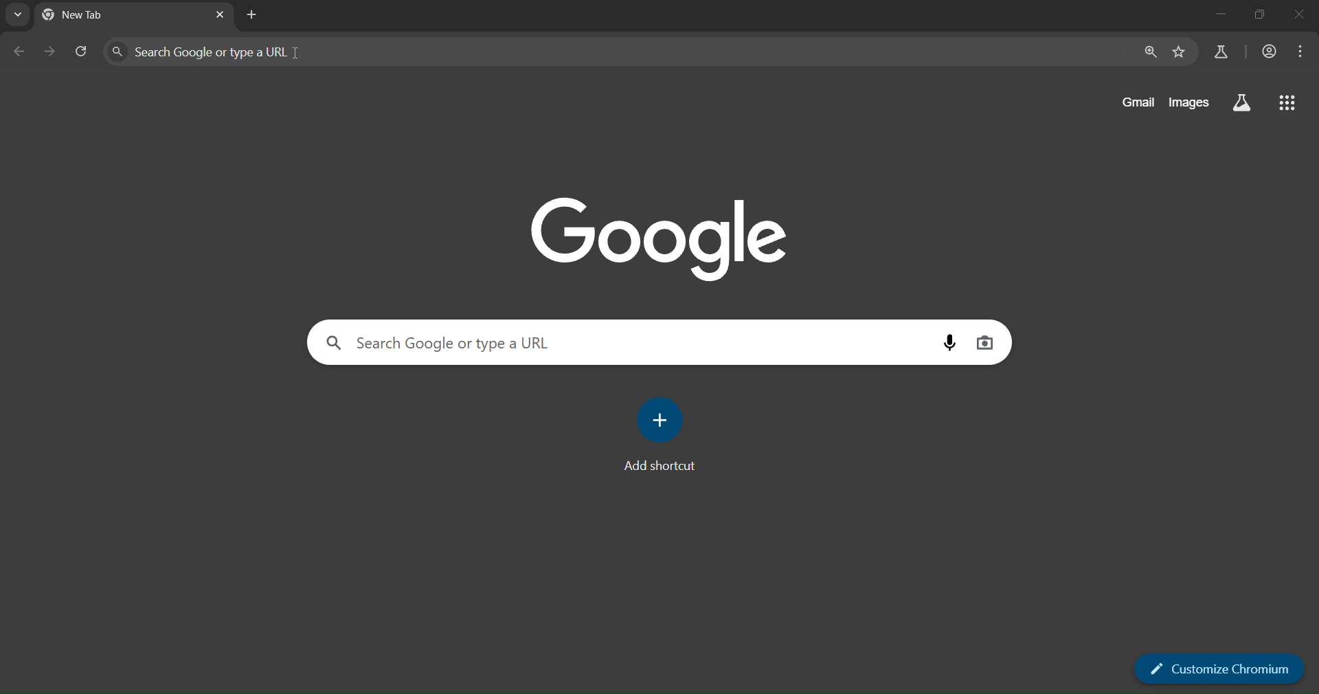 This screenshot has width=1319, height=694. What do you see at coordinates (1221, 51) in the screenshot?
I see `search labs` at bounding box center [1221, 51].